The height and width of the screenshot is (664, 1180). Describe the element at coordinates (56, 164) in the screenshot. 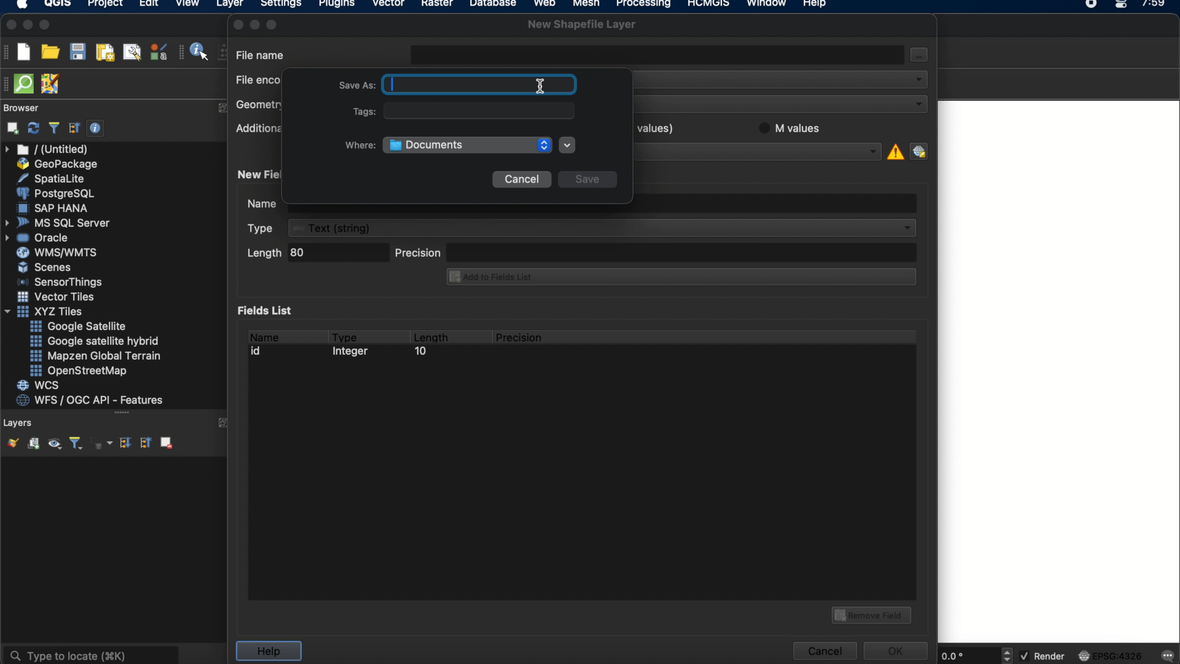

I see `geo package` at that location.